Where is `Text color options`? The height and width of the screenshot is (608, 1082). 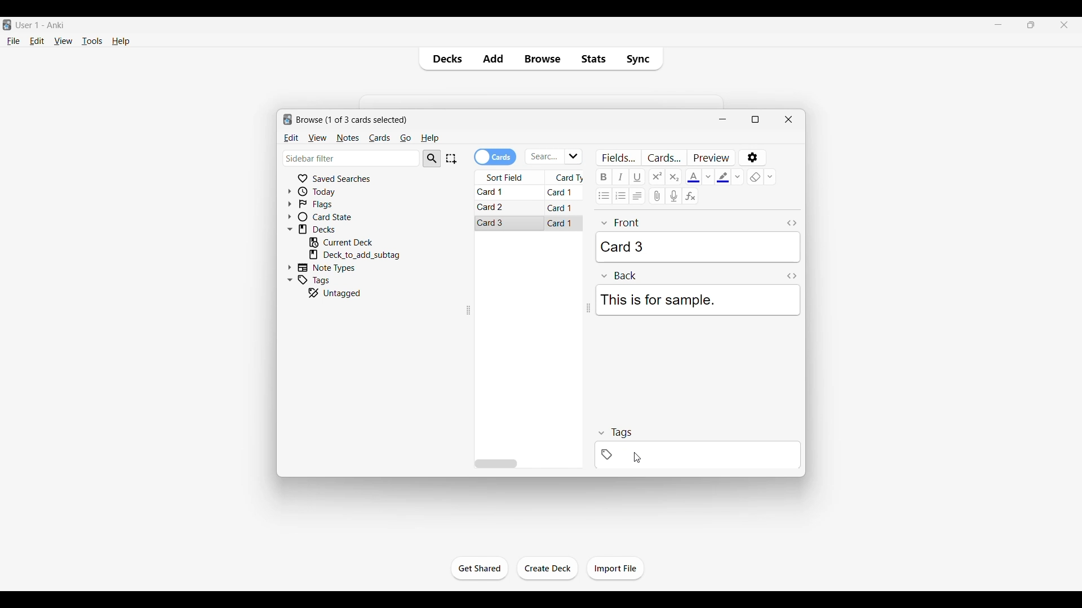
Text color options is located at coordinates (708, 177).